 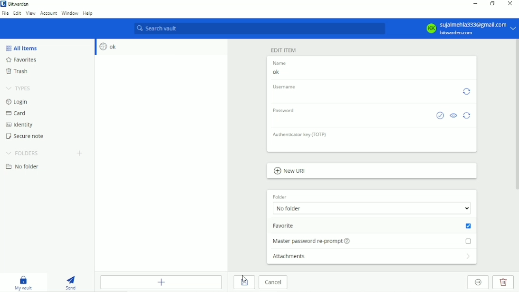 What do you see at coordinates (18, 102) in the screenshot?
I see `Login` at bounding box center [18, 102].